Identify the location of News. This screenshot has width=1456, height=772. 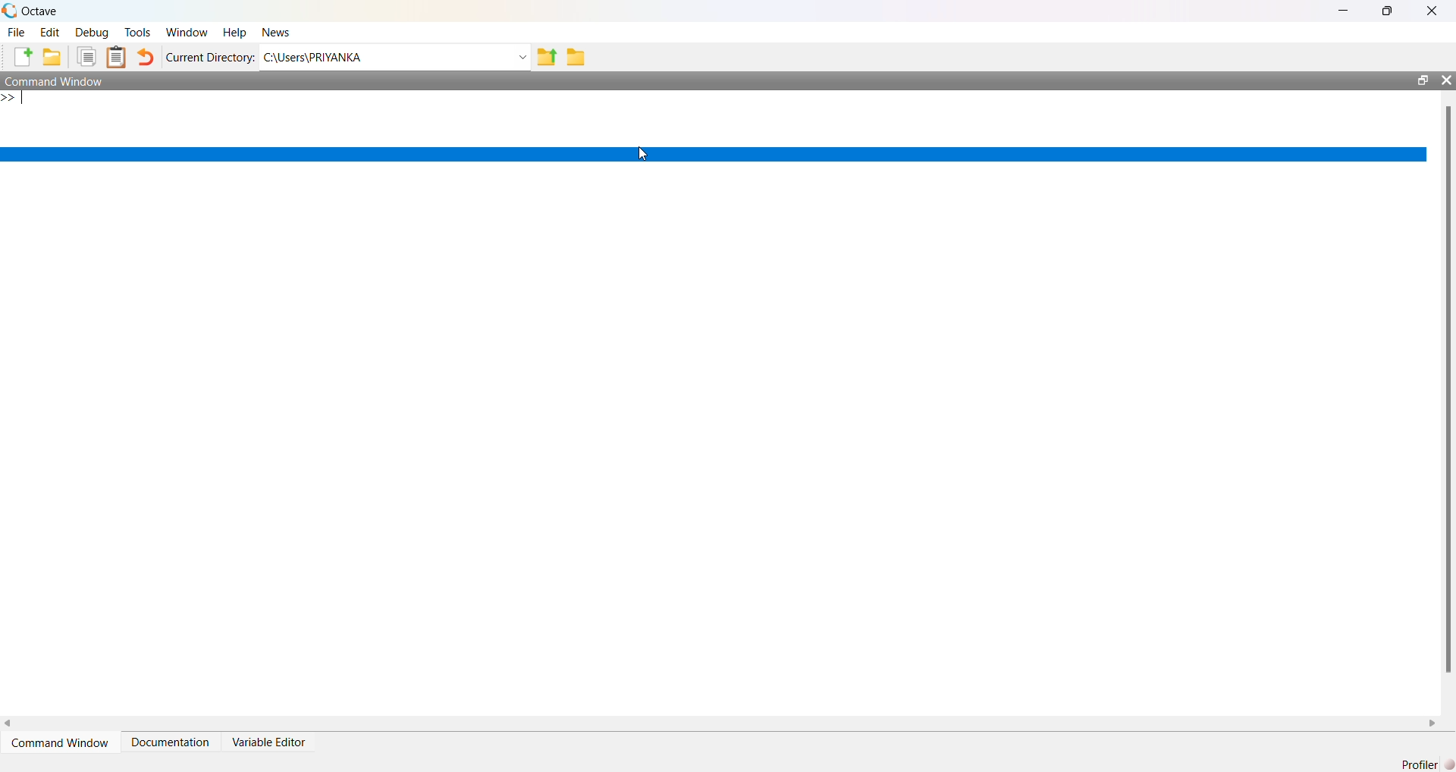
(278, 32).